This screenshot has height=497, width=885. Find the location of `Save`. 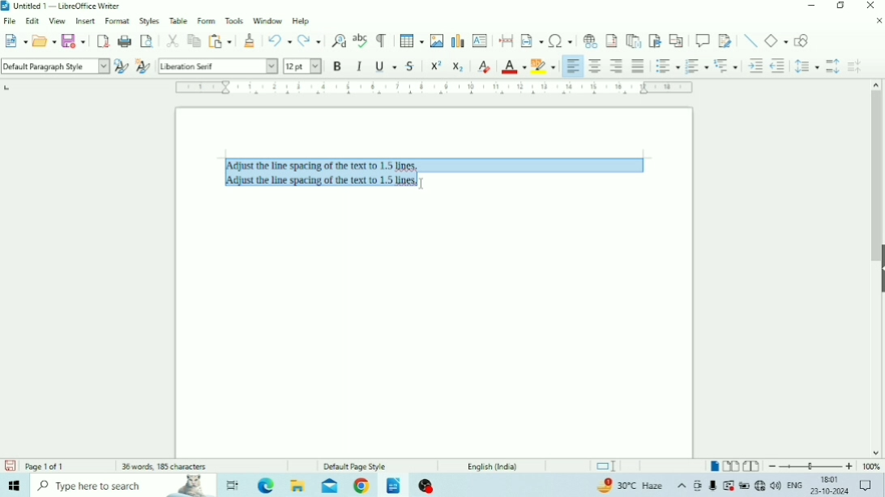

Save is located at coordinates (75, 41).